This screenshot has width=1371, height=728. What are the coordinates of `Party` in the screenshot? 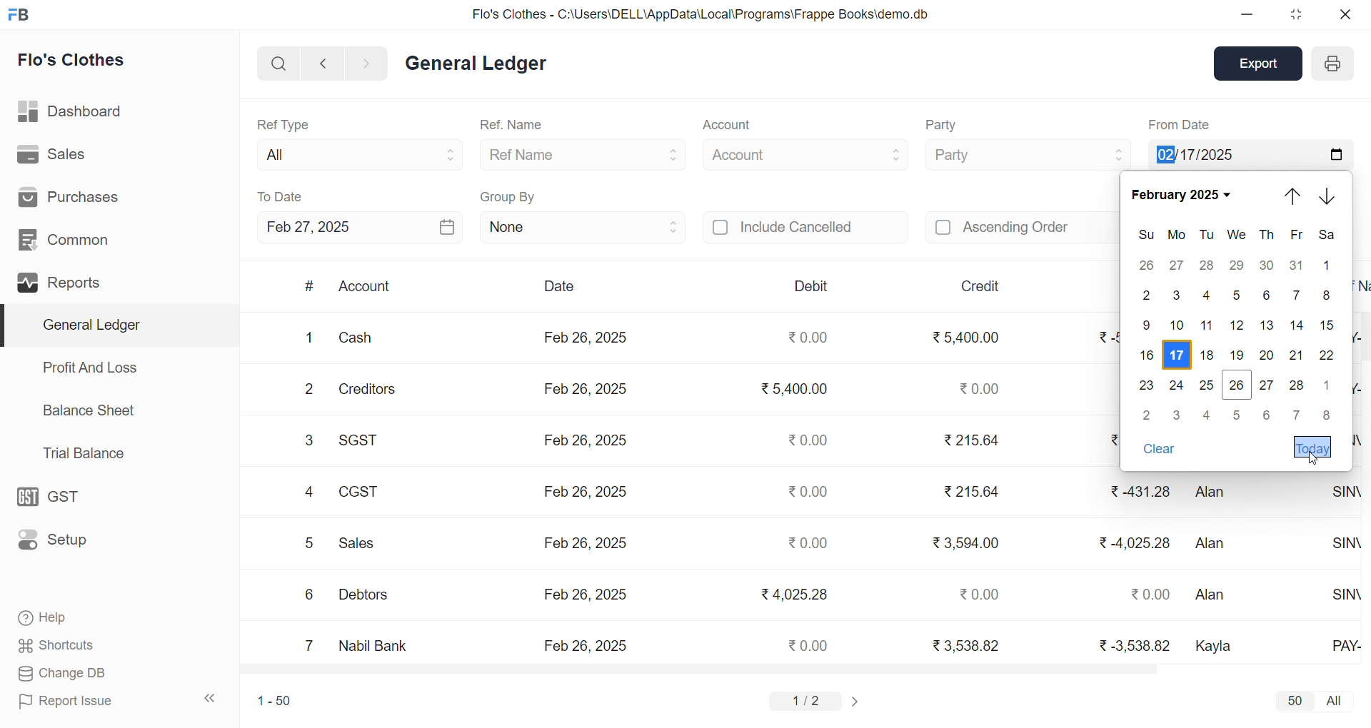 It's located at (1027, 153).